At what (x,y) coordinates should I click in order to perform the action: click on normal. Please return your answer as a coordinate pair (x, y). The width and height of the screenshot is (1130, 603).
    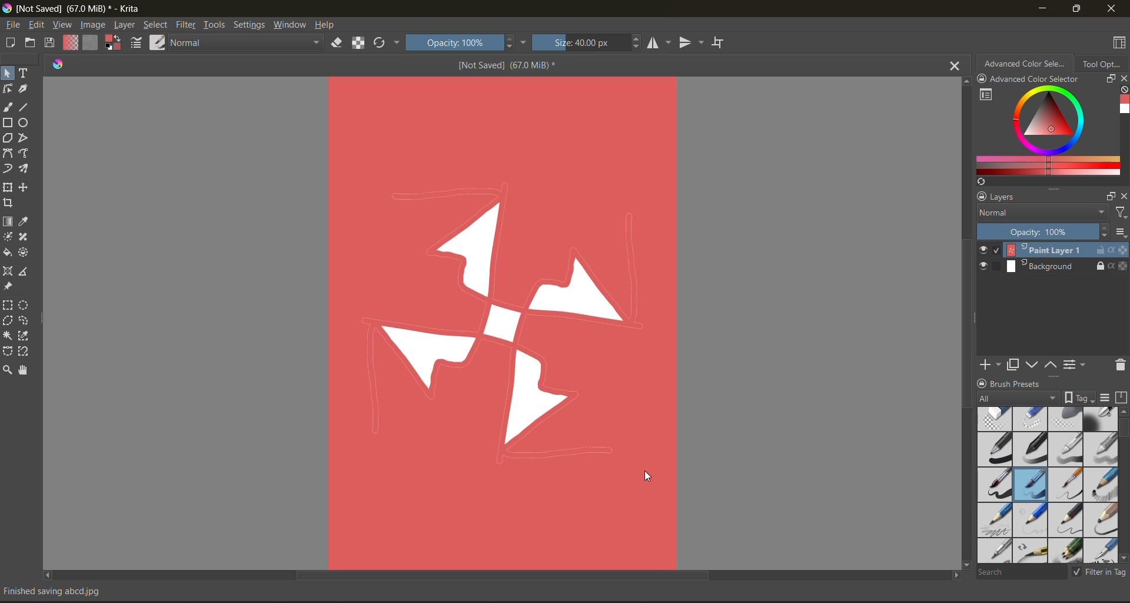
    Looking at the image, I should click on (247, 42).